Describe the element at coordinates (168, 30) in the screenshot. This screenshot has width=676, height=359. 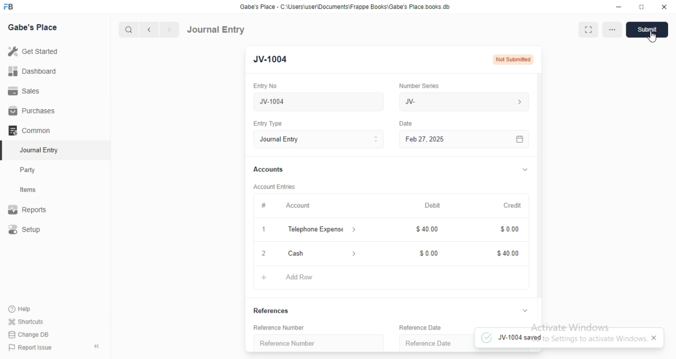
I see `Next` at that location.